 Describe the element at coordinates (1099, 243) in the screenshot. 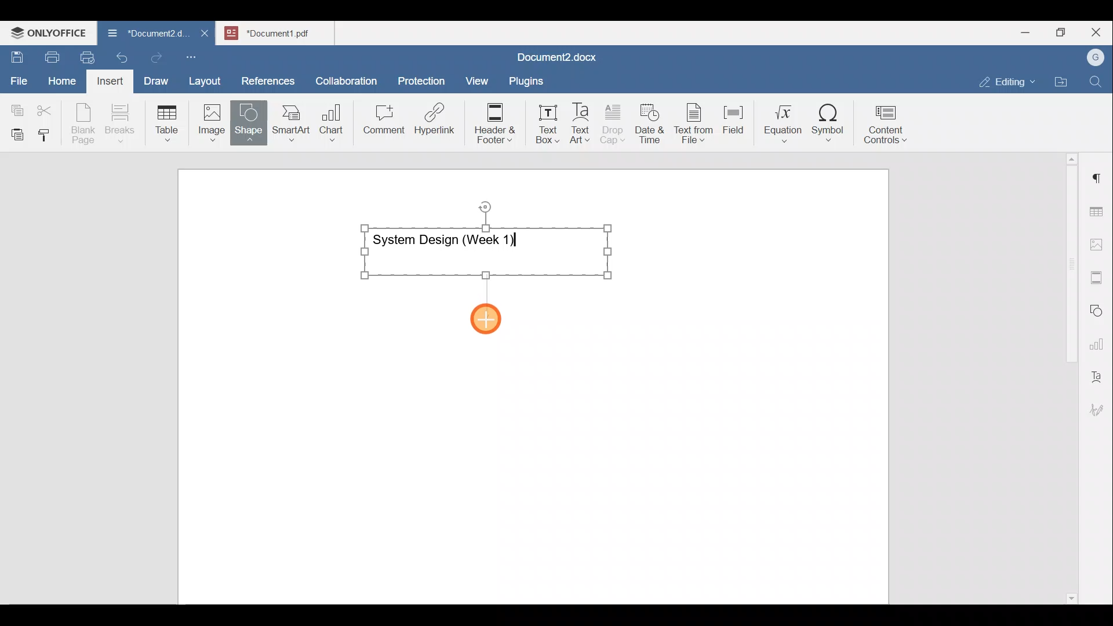

I see `Image settings` at that location.